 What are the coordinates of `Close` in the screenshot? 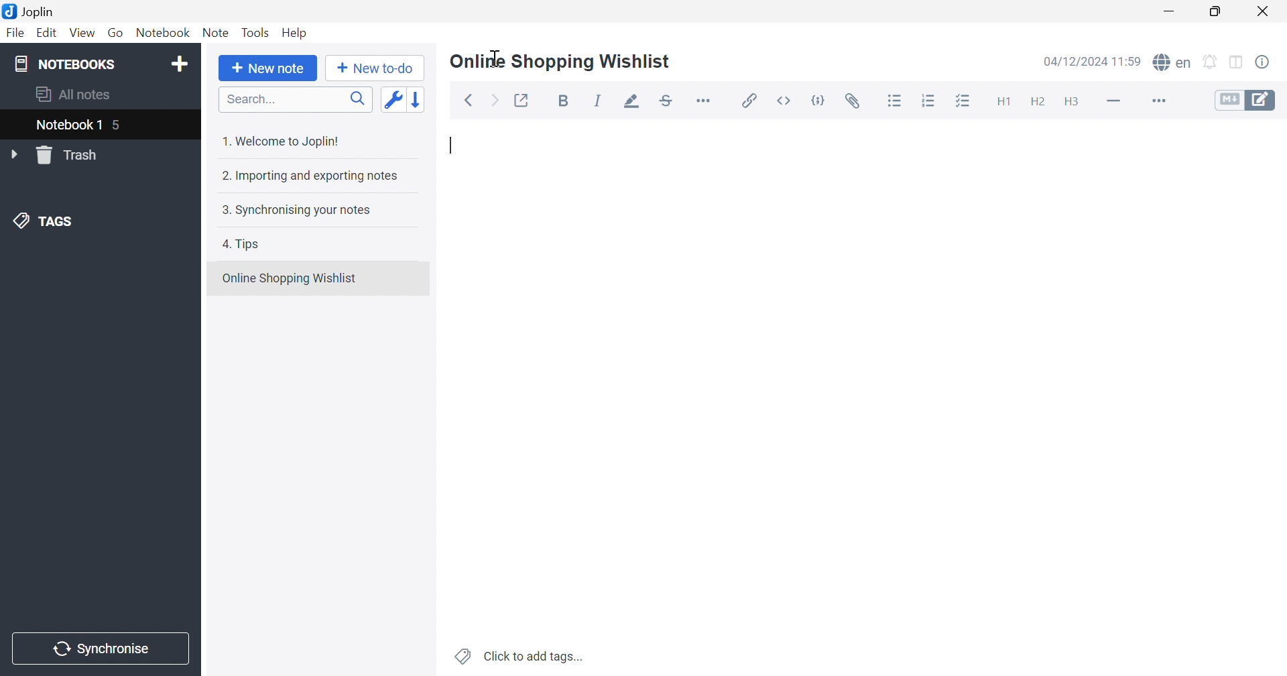 It's located at (1264, 10).